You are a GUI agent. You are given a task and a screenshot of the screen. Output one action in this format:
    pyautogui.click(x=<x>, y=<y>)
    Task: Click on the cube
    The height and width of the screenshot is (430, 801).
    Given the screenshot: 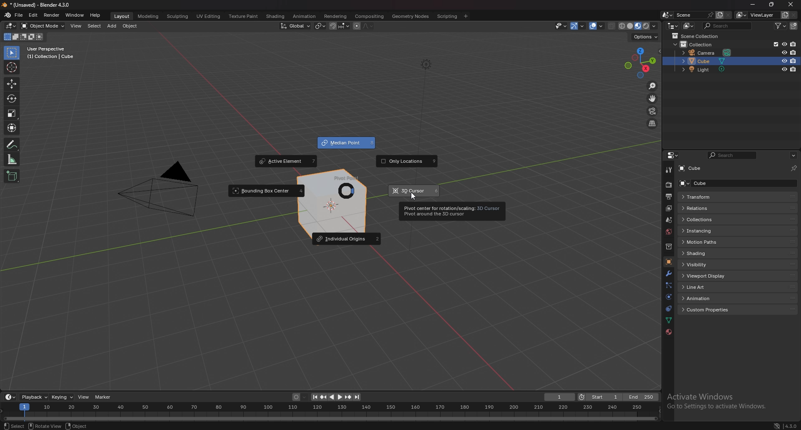 What is the action you would take?
    pyautogui.click(x=693, y=169)
    